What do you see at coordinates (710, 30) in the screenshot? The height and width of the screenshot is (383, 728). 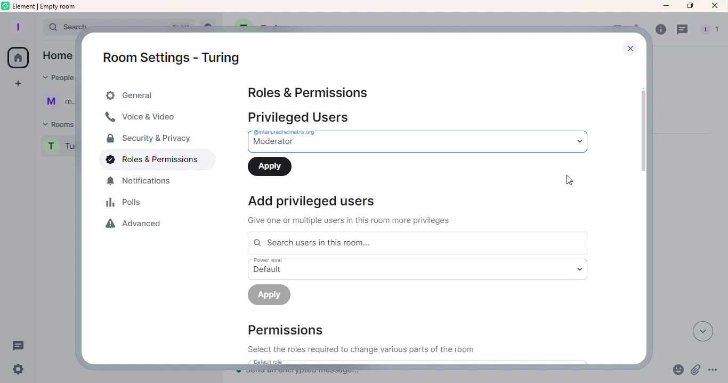 I see `people` at bounding box center [710, 30].